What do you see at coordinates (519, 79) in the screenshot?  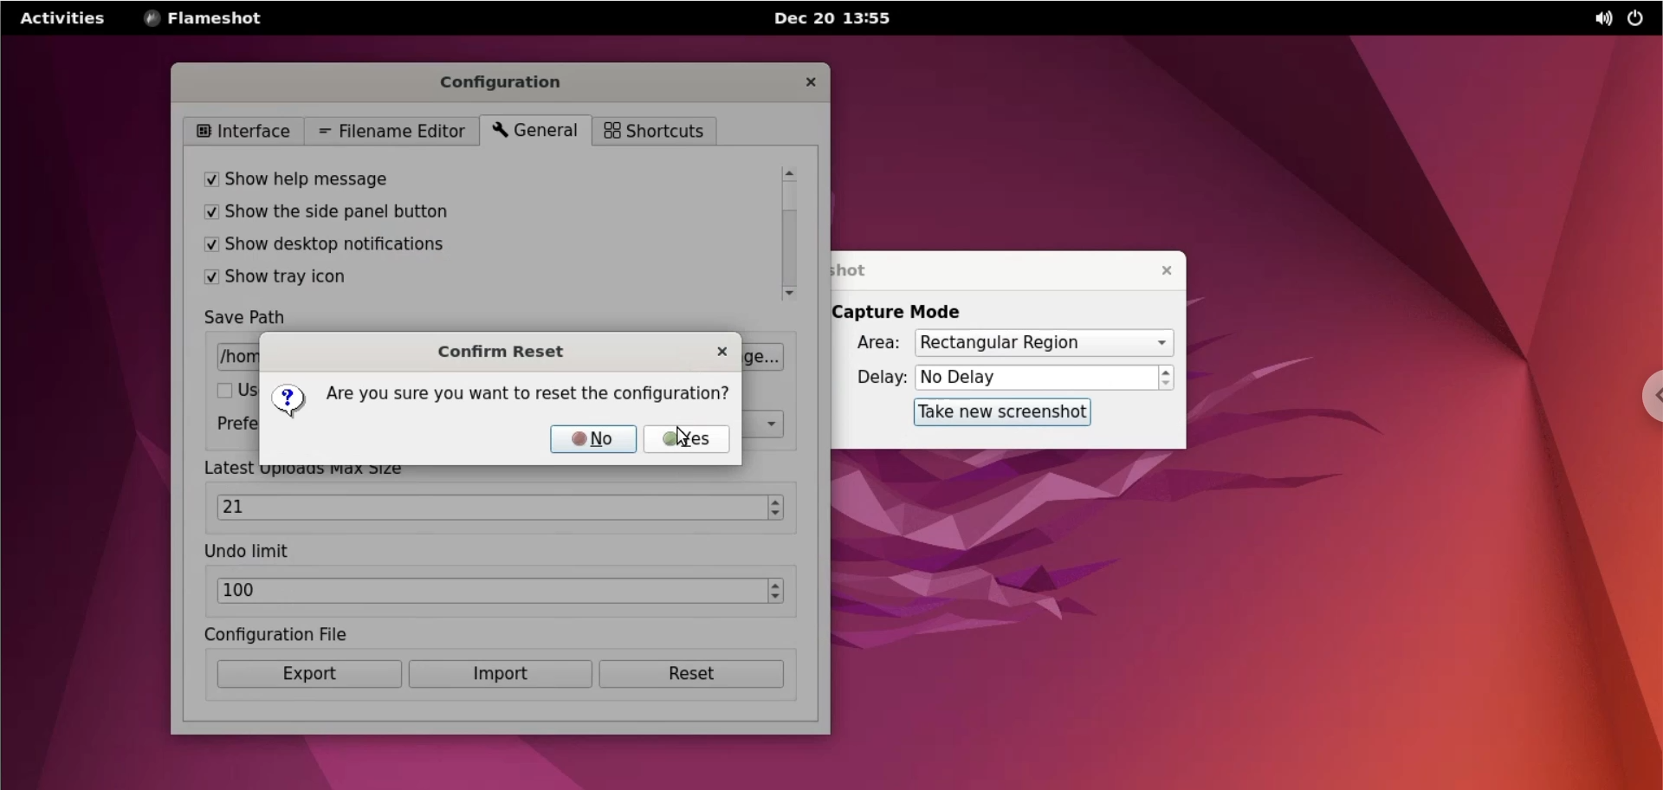 I see `configuration` at bounding box center [519, 79].